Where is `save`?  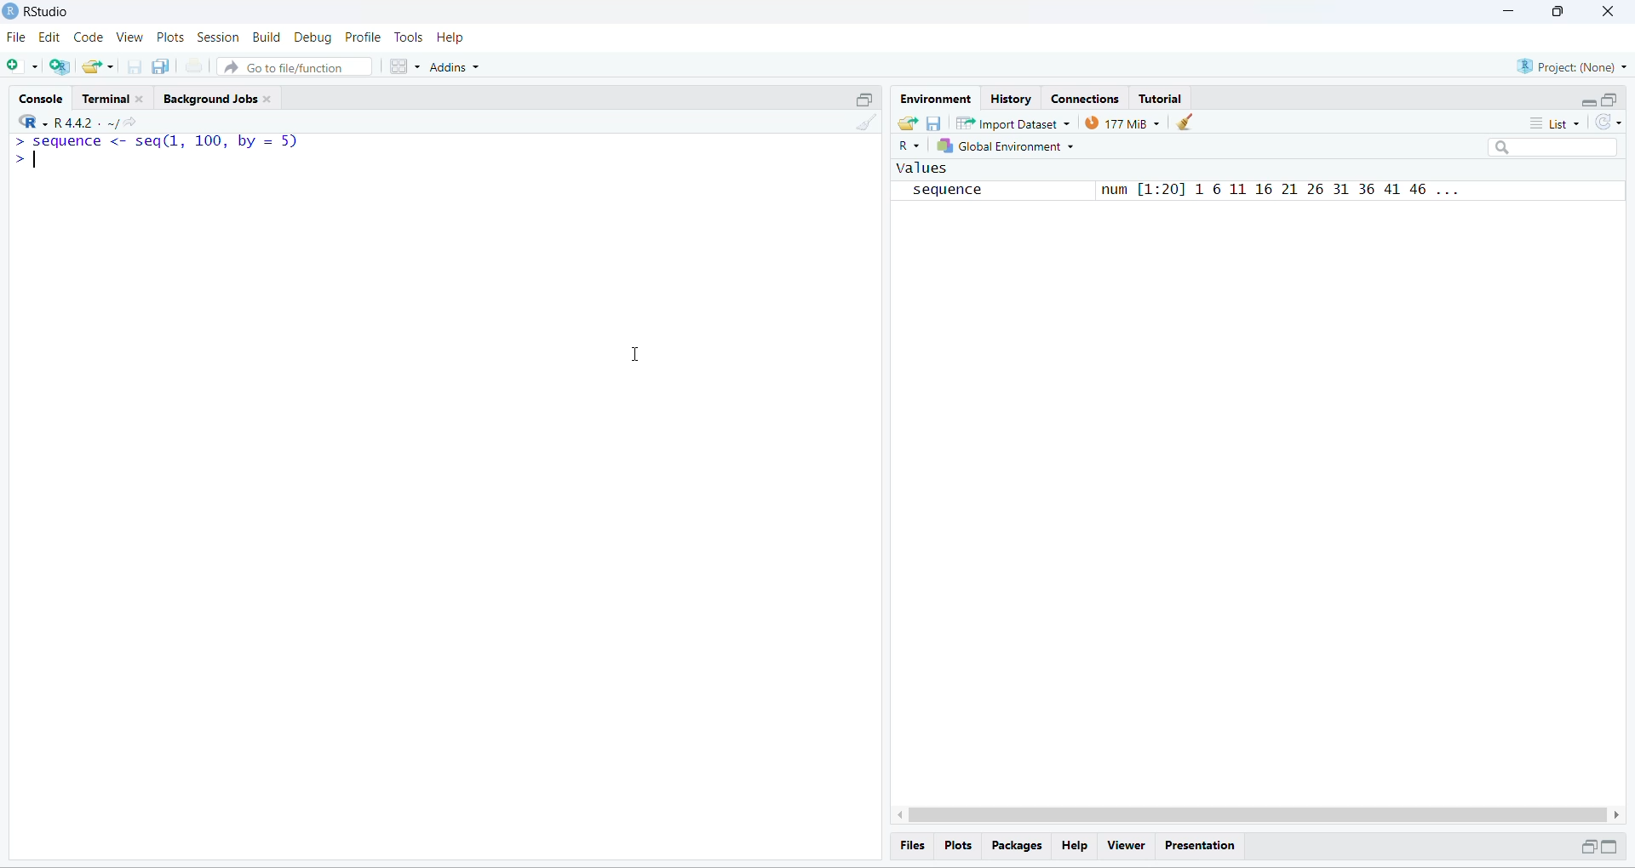
save is located at coordinates (934, 124).